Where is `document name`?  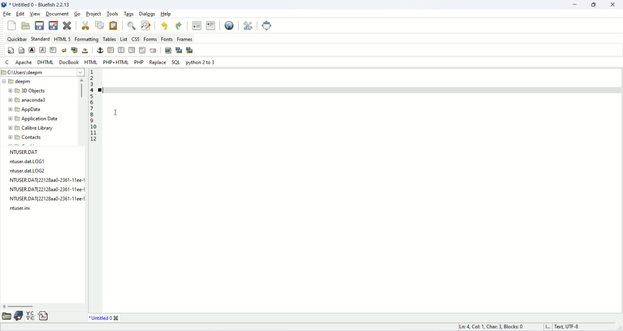 document name is located at coordinates (40, 4).